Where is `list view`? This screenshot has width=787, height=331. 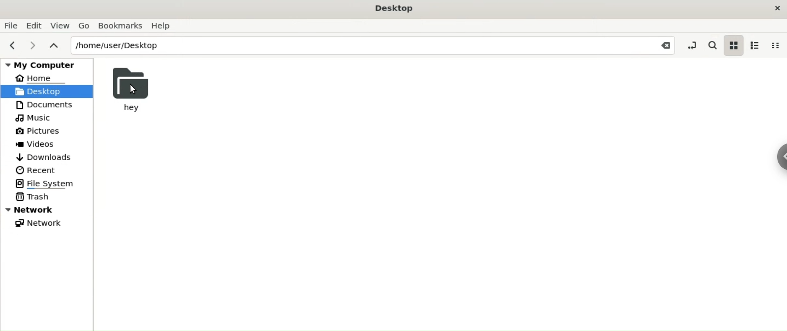 list view is located at coordinates (756, 46).